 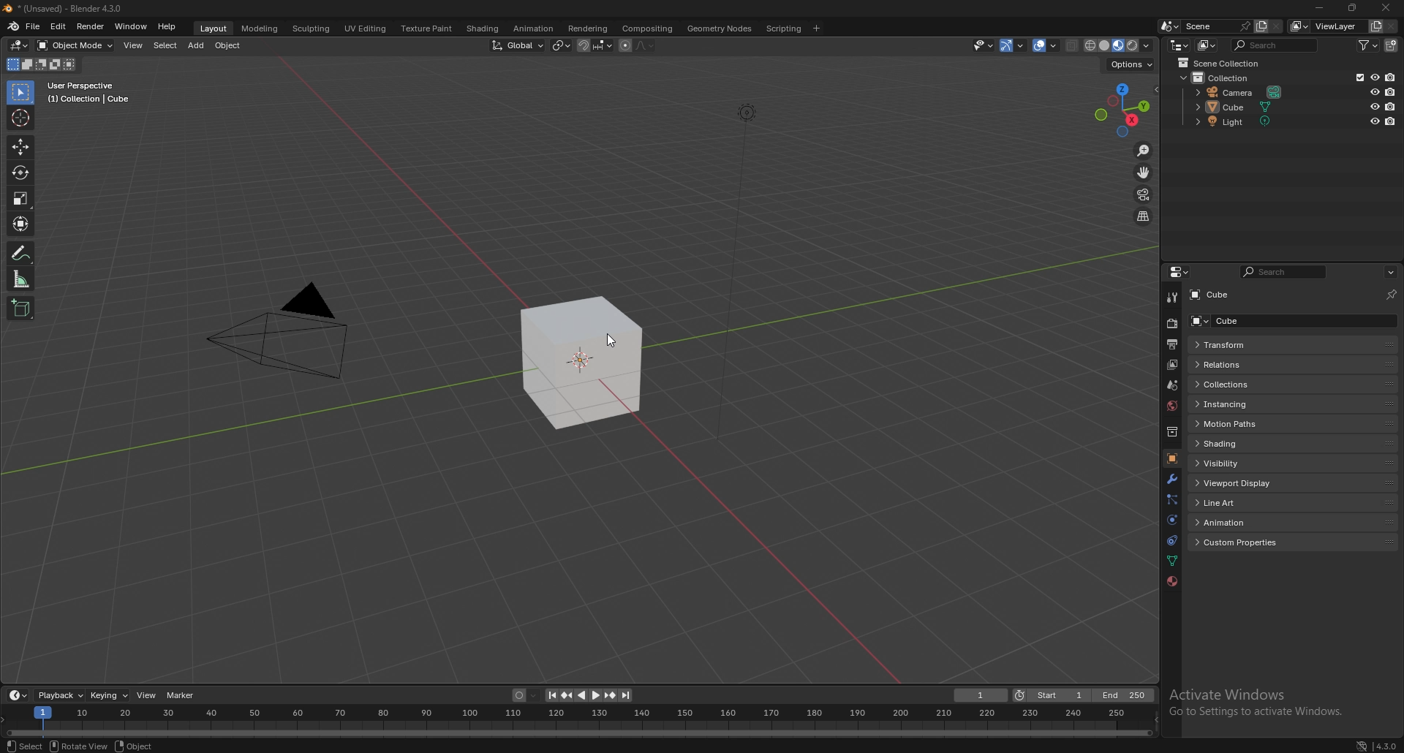 I want to click on delete scene, so click(x=1277, y=26).